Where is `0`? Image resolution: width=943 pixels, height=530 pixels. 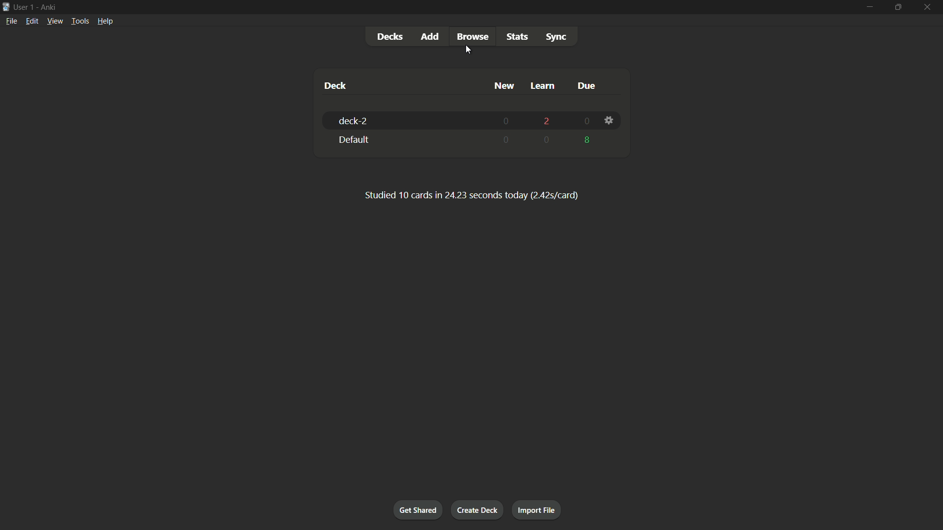
0 is located at coordinates (507, 141).